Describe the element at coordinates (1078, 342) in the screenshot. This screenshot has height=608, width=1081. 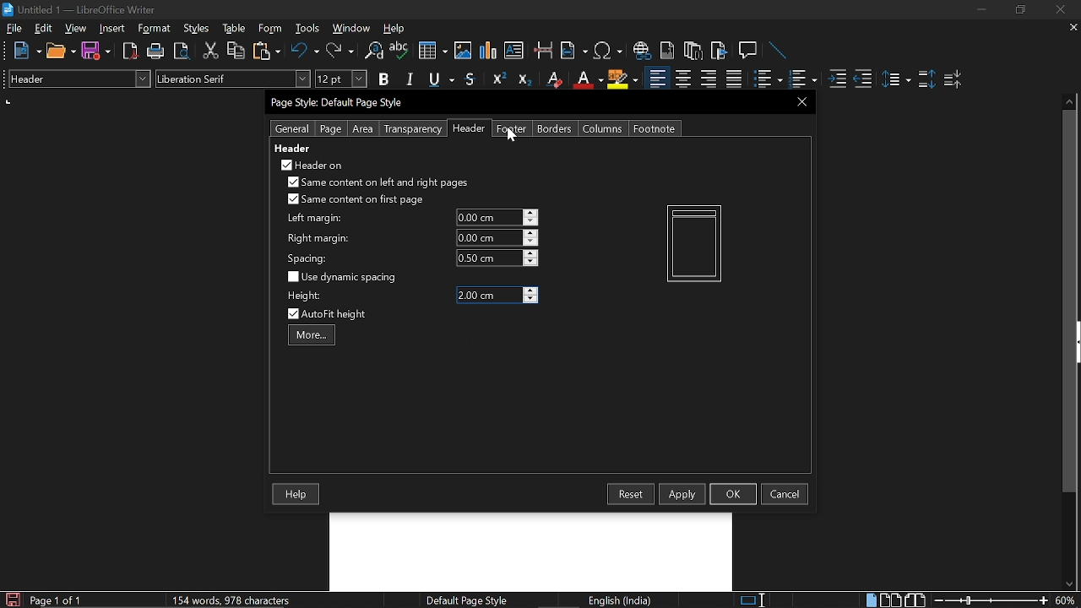
I see `sidebar menu` at that location.